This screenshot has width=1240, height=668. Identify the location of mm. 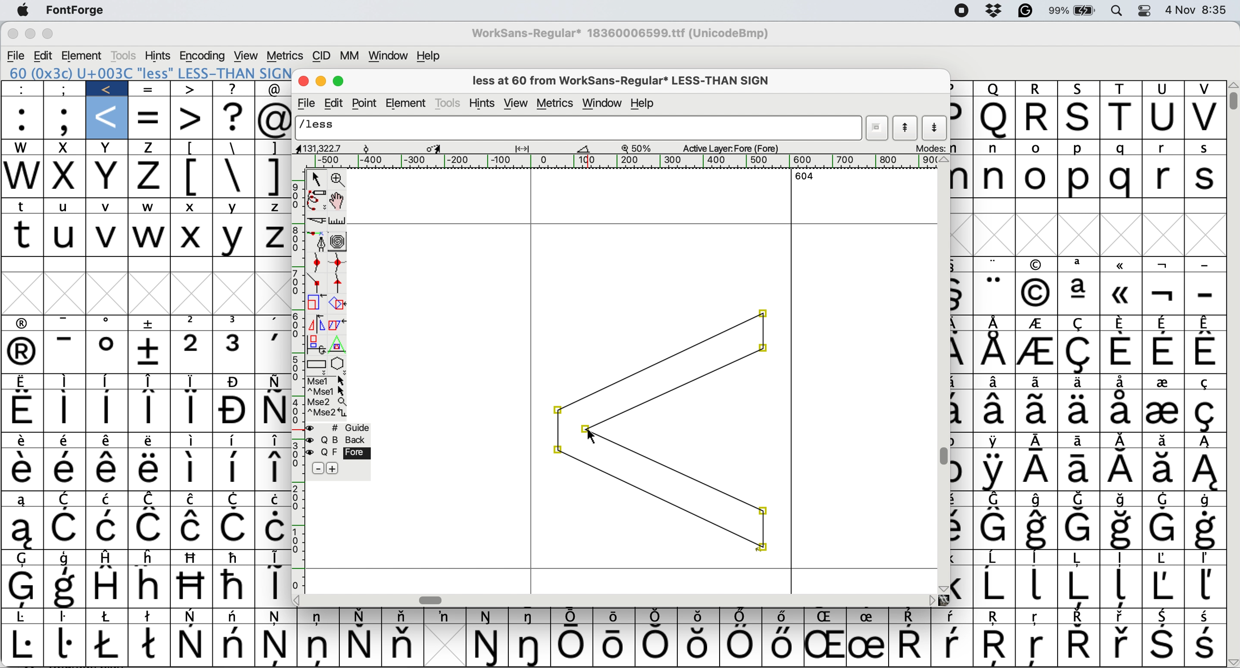
(351, 55).